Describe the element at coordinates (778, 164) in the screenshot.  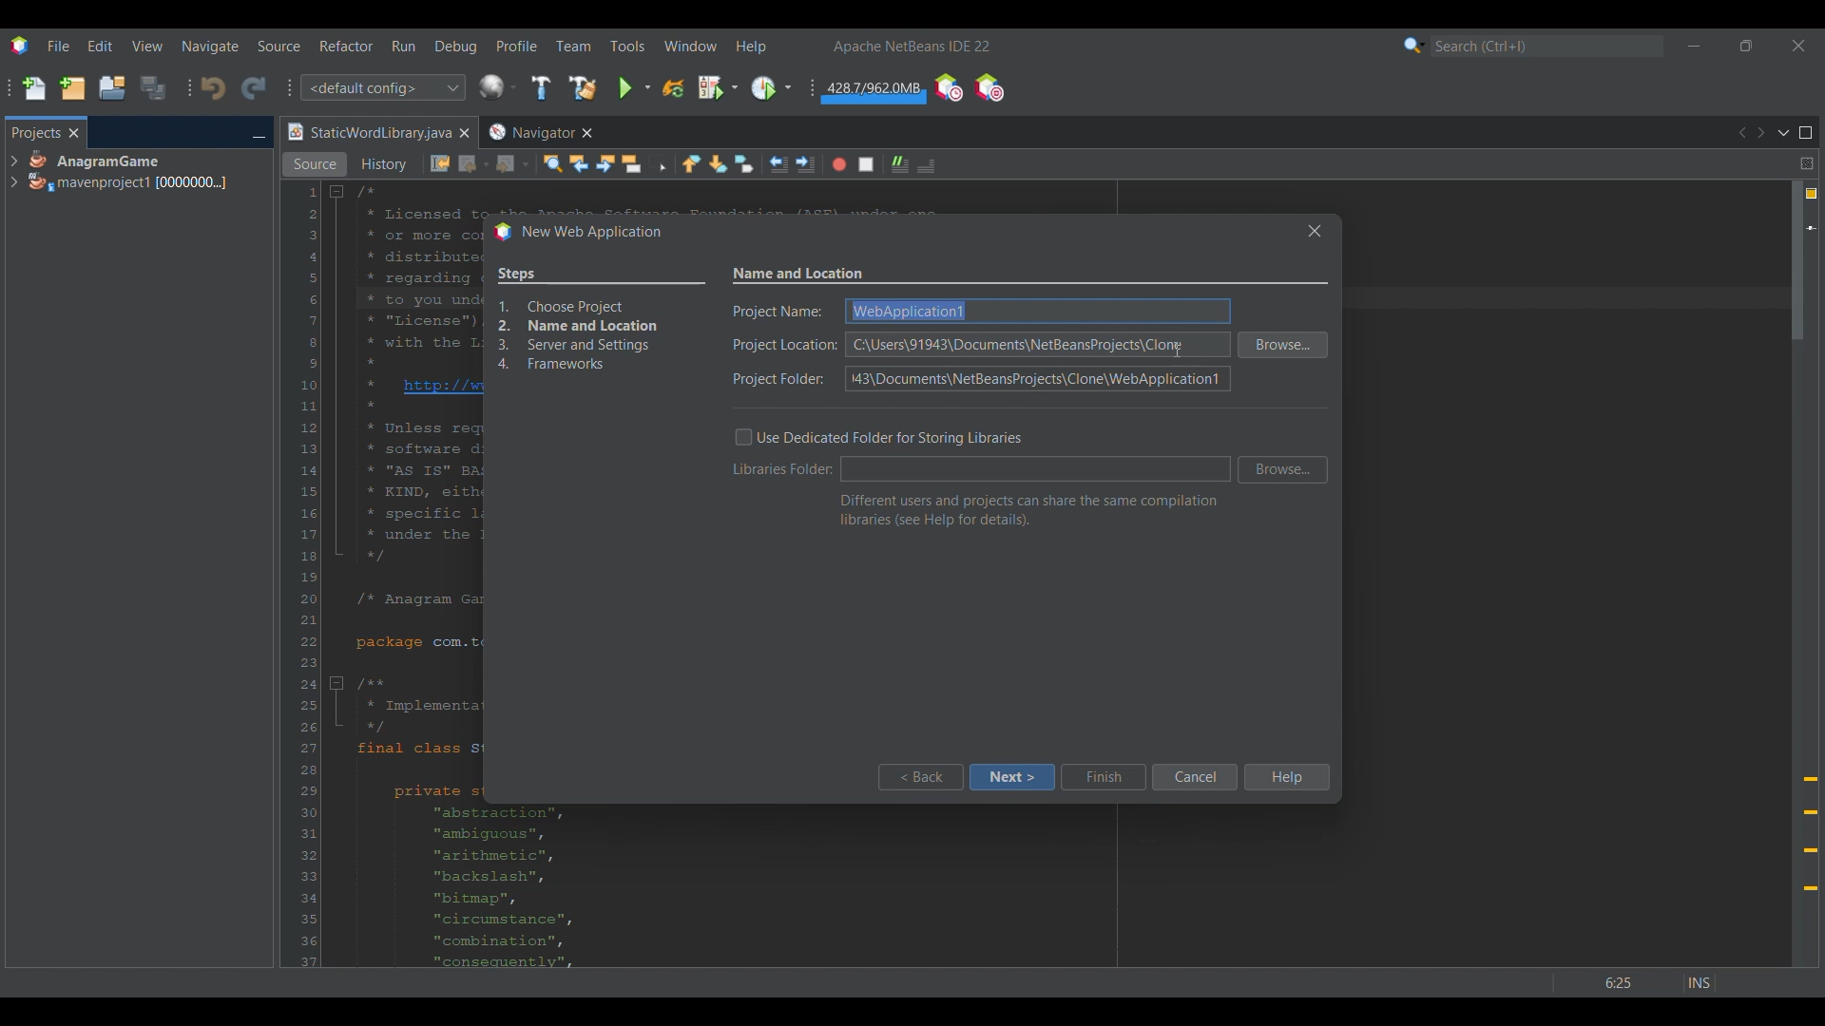
I see `Shift line left` at that location.